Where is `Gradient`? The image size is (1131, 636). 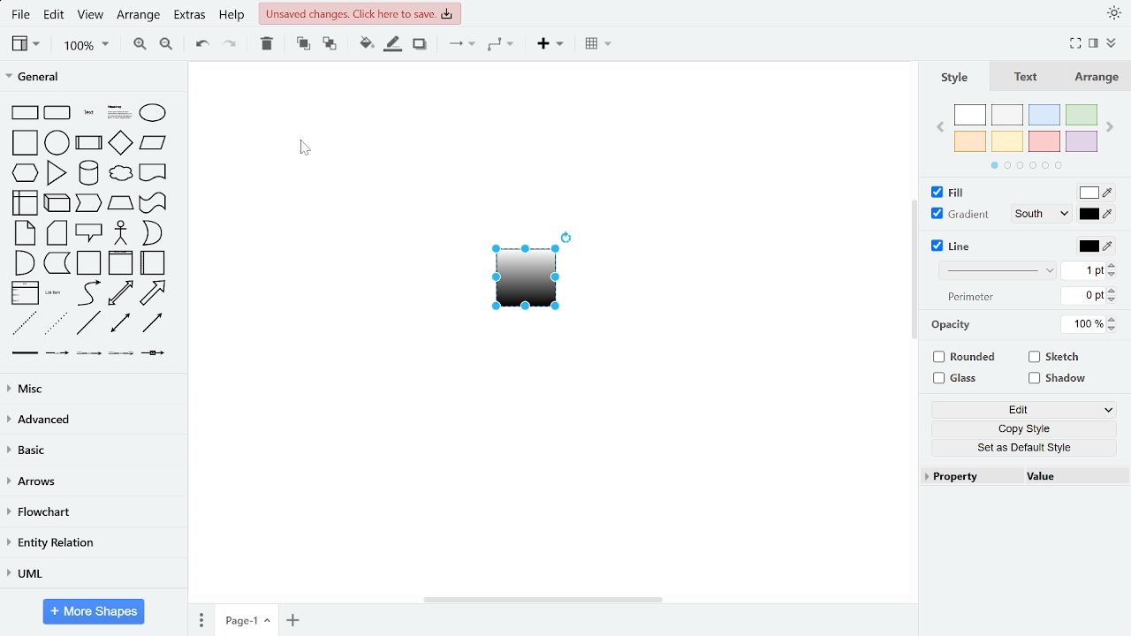
Gradient is located at coordinates (960, 215).